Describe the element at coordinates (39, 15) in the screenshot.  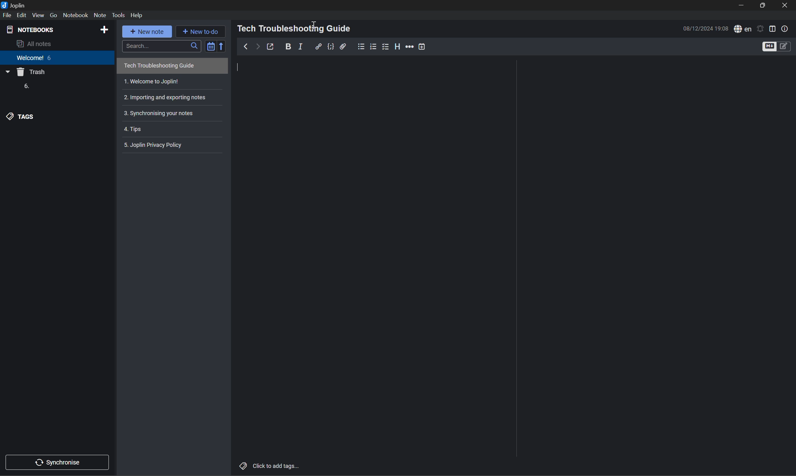
I see `View` at that location.